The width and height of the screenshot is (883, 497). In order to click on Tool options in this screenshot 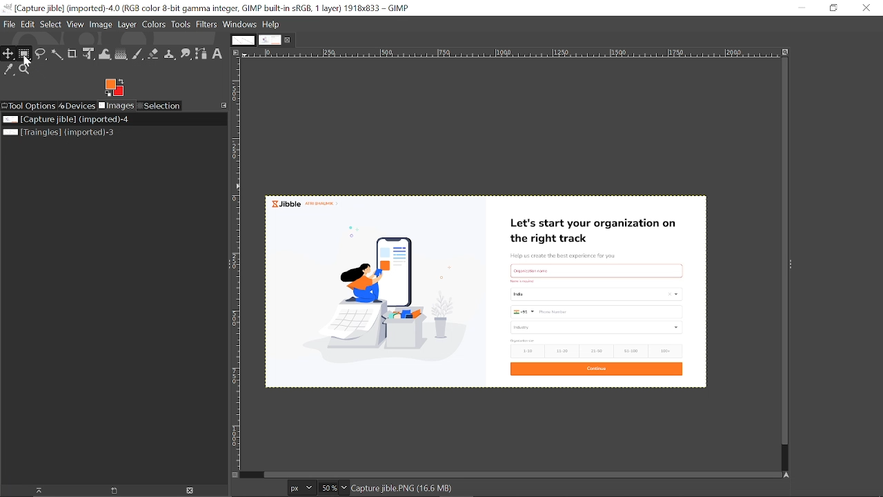, I will do `click(30, 106)`.